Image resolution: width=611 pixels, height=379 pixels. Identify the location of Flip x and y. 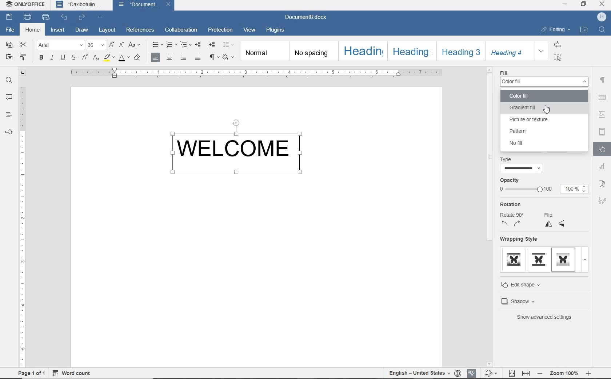
(555, 224).